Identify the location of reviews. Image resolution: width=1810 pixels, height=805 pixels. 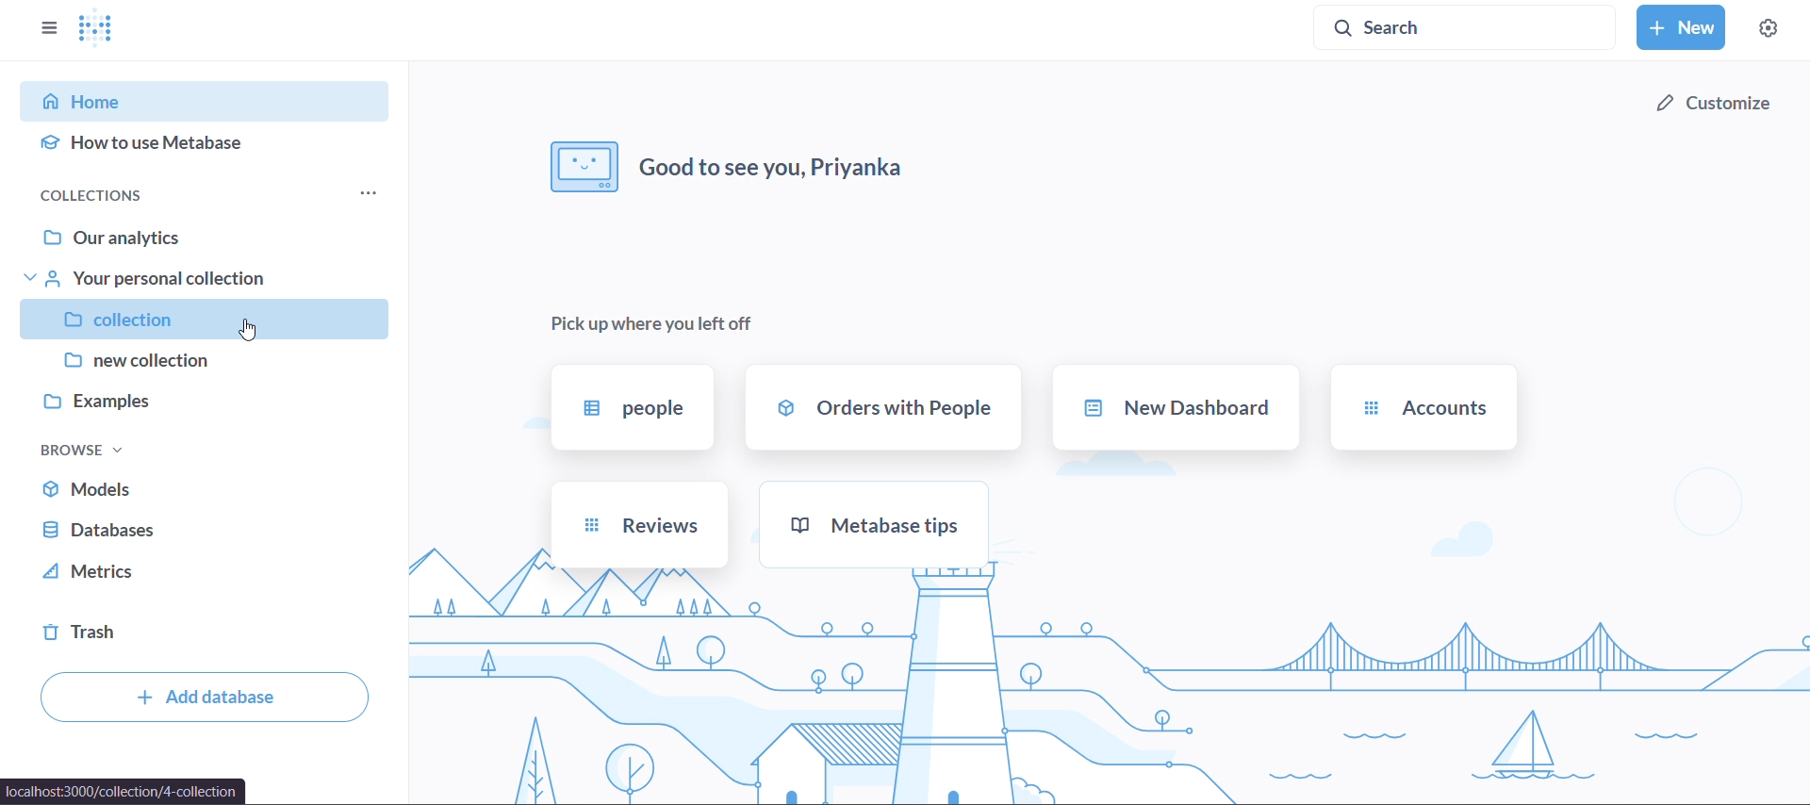
(636, 524).